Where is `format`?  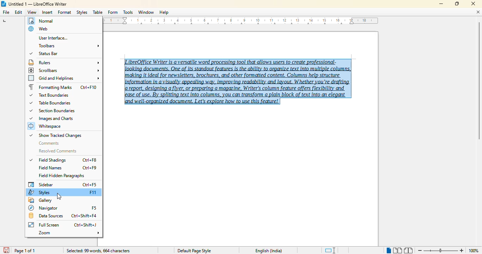 format is located at coordinates (65, 12).